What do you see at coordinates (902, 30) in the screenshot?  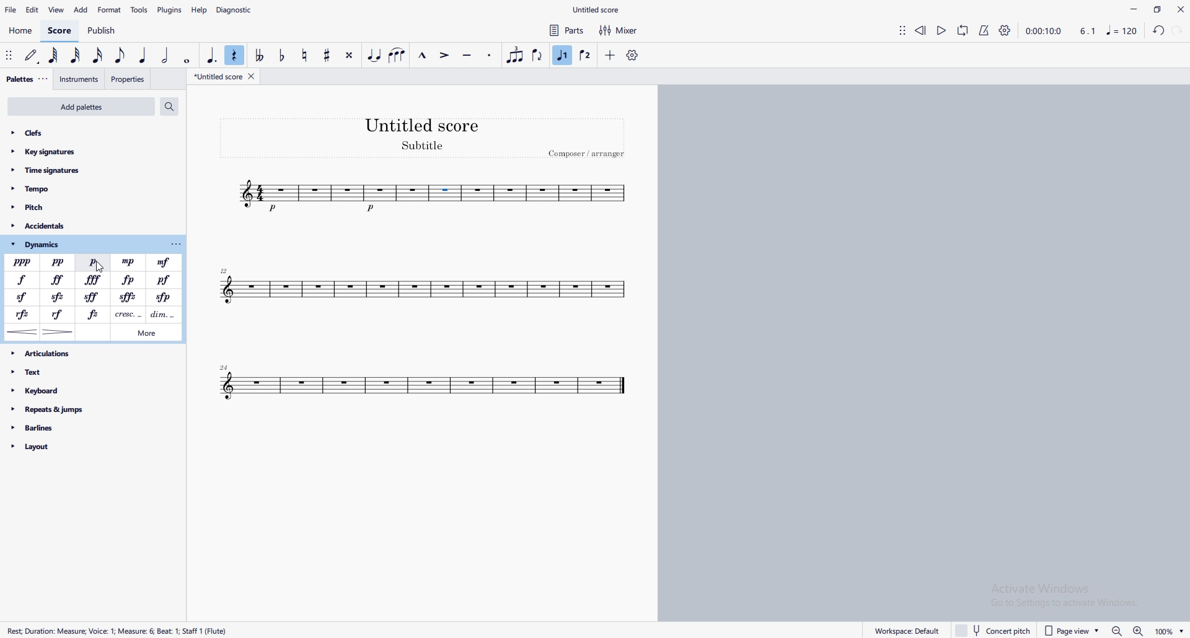 I see `adjust` at bounding box center [902, 30].